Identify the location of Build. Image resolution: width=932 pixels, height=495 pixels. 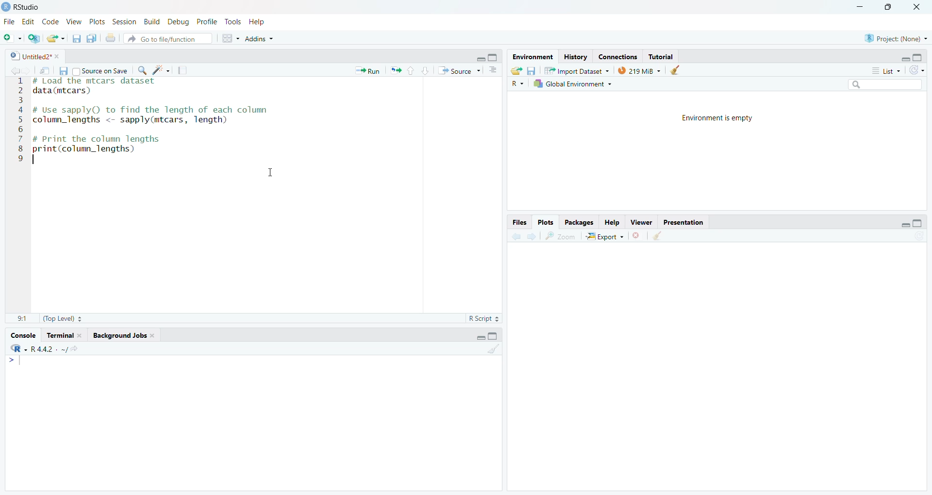
(152, 22).